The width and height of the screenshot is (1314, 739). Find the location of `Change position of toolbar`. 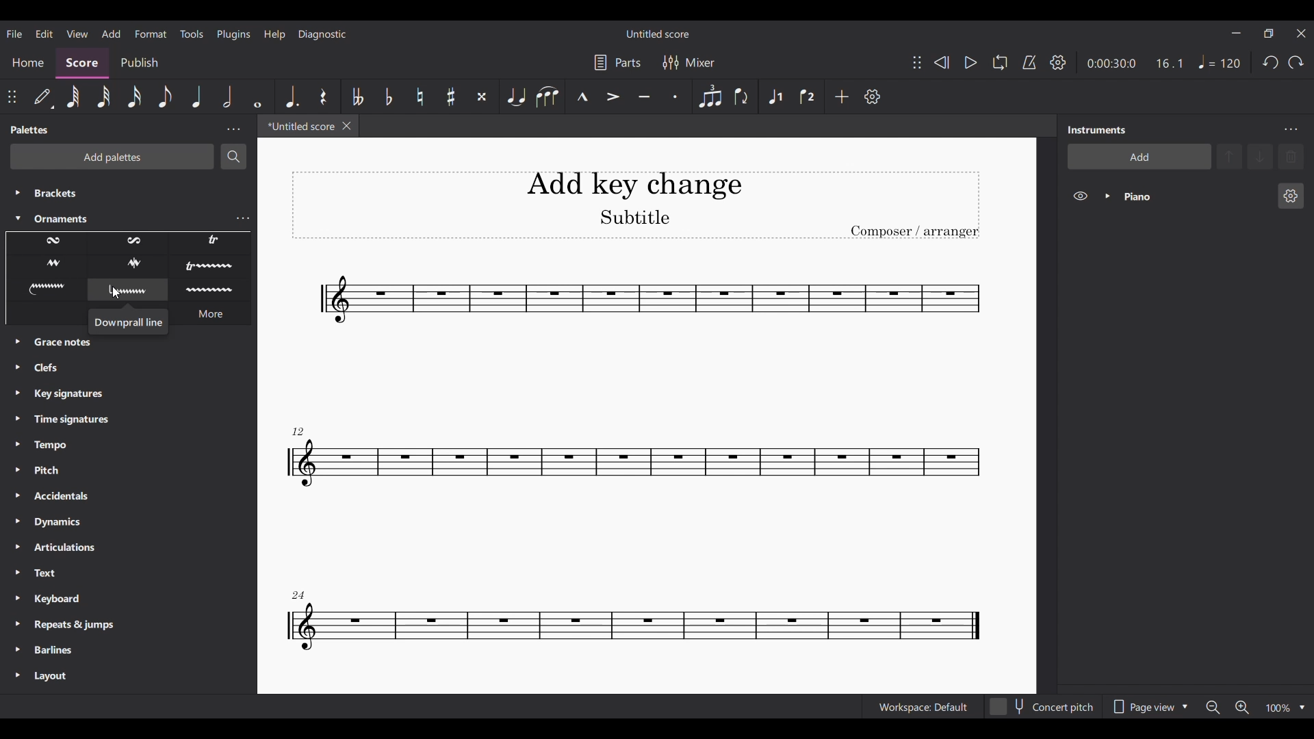

Change position of toolbar is located at coordinates (12, 97).